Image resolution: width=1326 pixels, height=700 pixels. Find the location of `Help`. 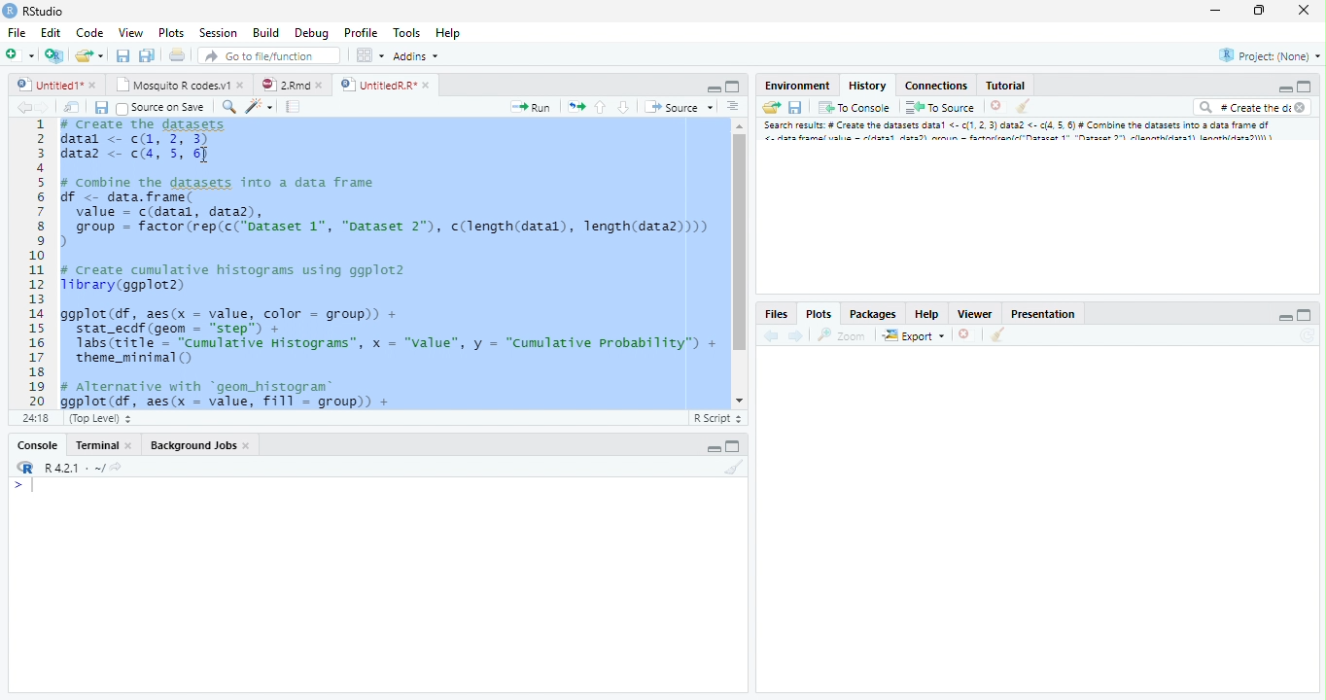

Help is located at coordinates (926, 313).